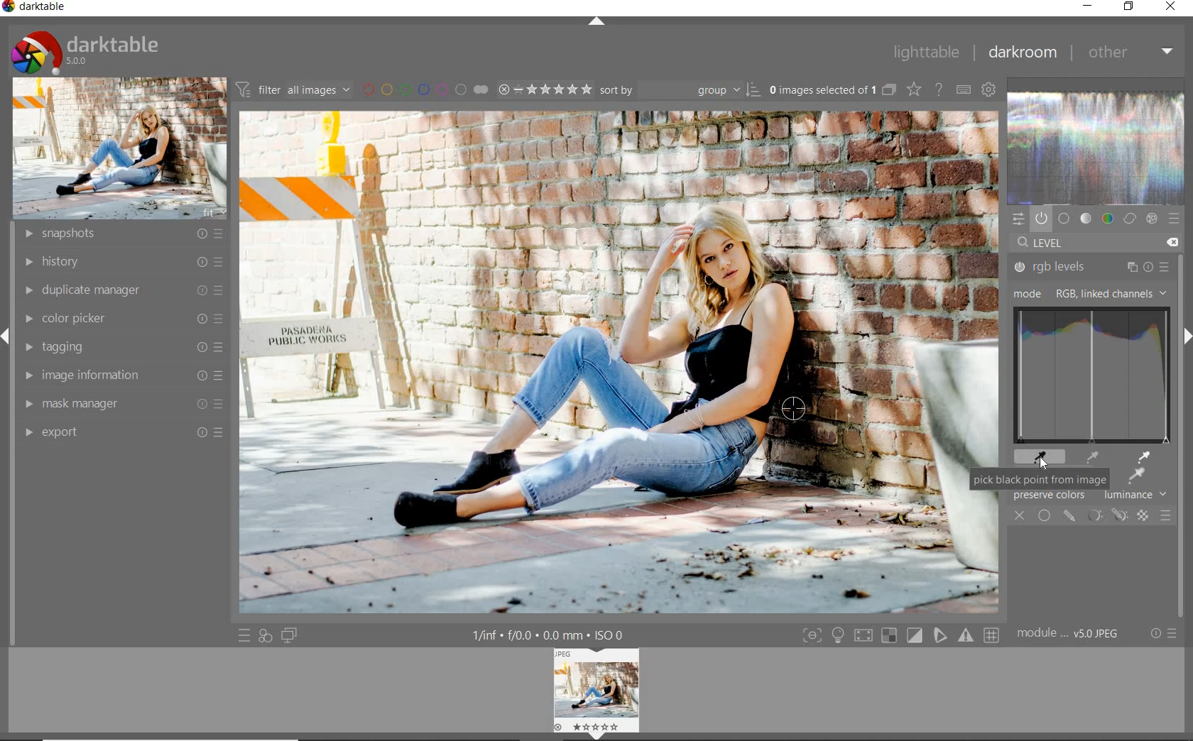  What do you see at coordinates (545, 91) in the screenshot?
I see `selected Image range rating` at bounding box center [545, 91].